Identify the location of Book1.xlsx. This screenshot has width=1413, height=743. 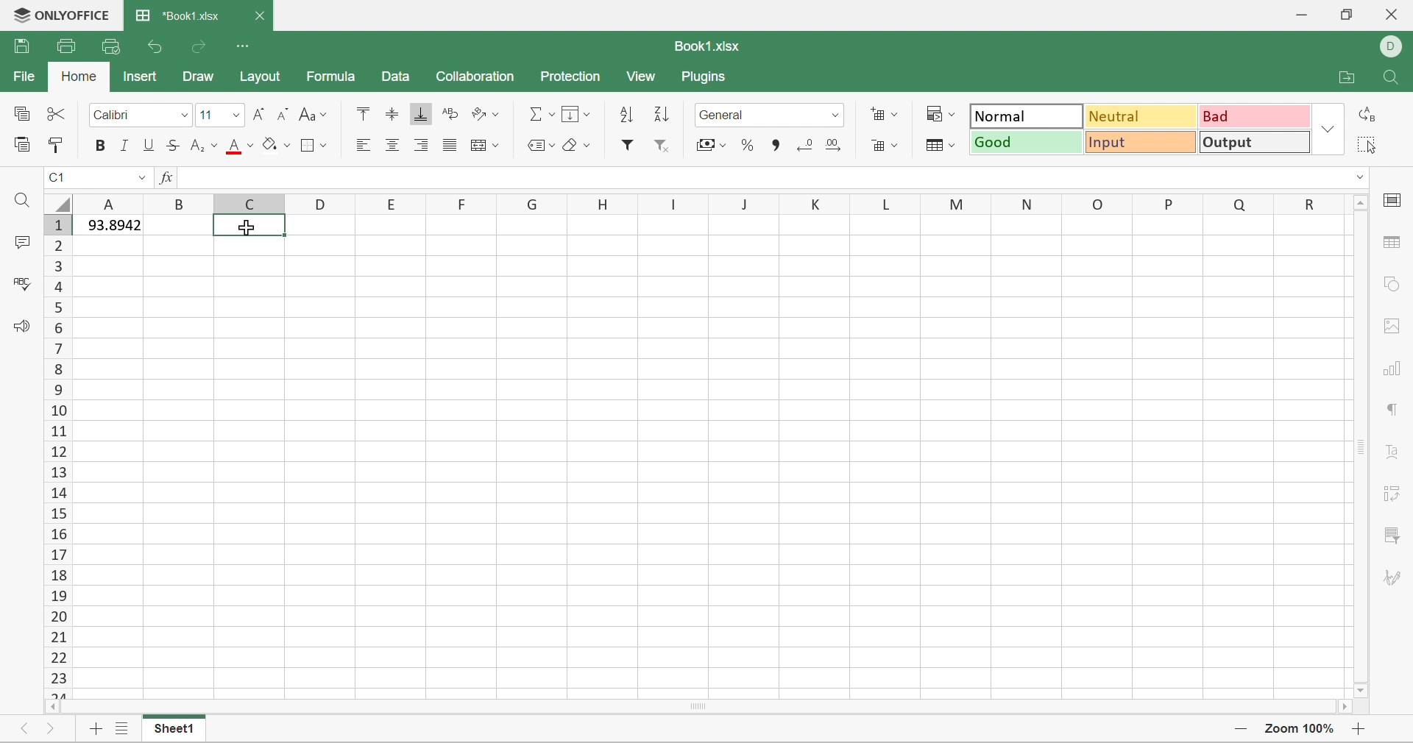
(709, 45).